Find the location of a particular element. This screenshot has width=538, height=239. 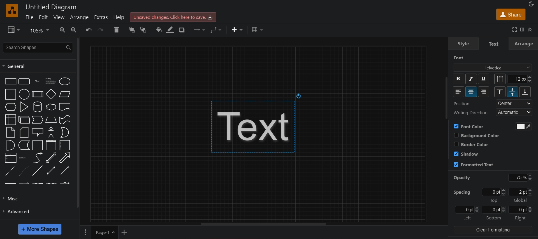

tape is located at coordinates (65, 120).